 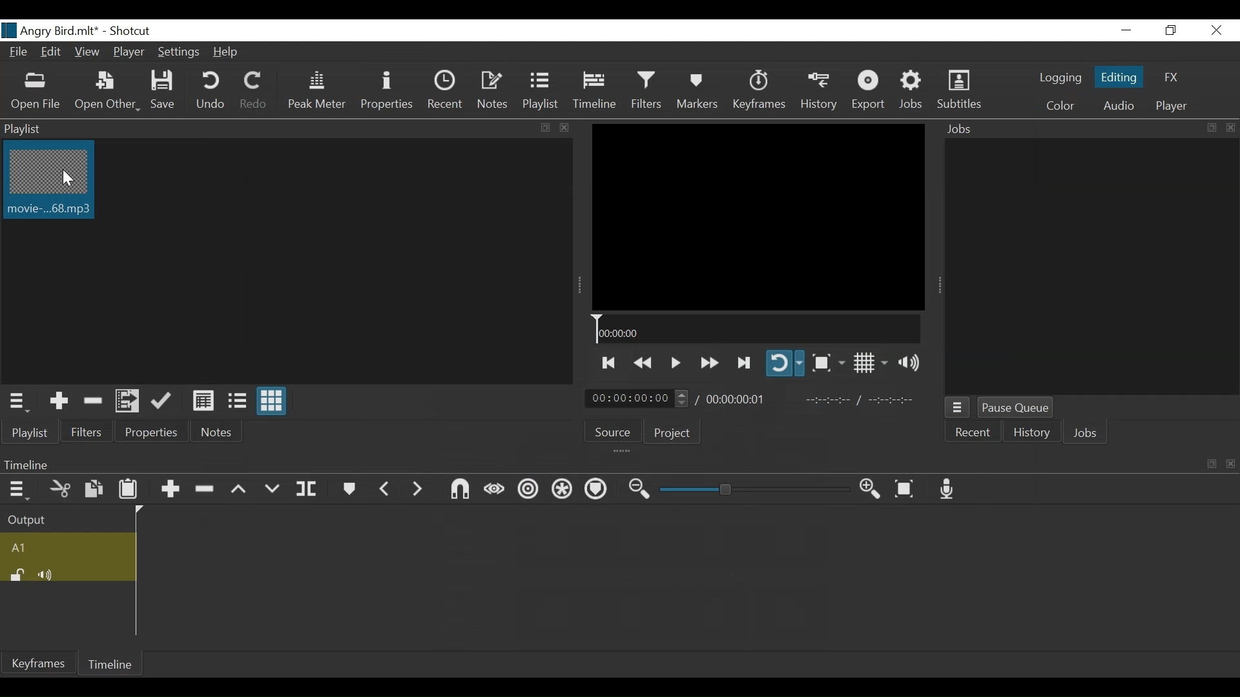 I want to click on Filters, so click(x=84, y=432).